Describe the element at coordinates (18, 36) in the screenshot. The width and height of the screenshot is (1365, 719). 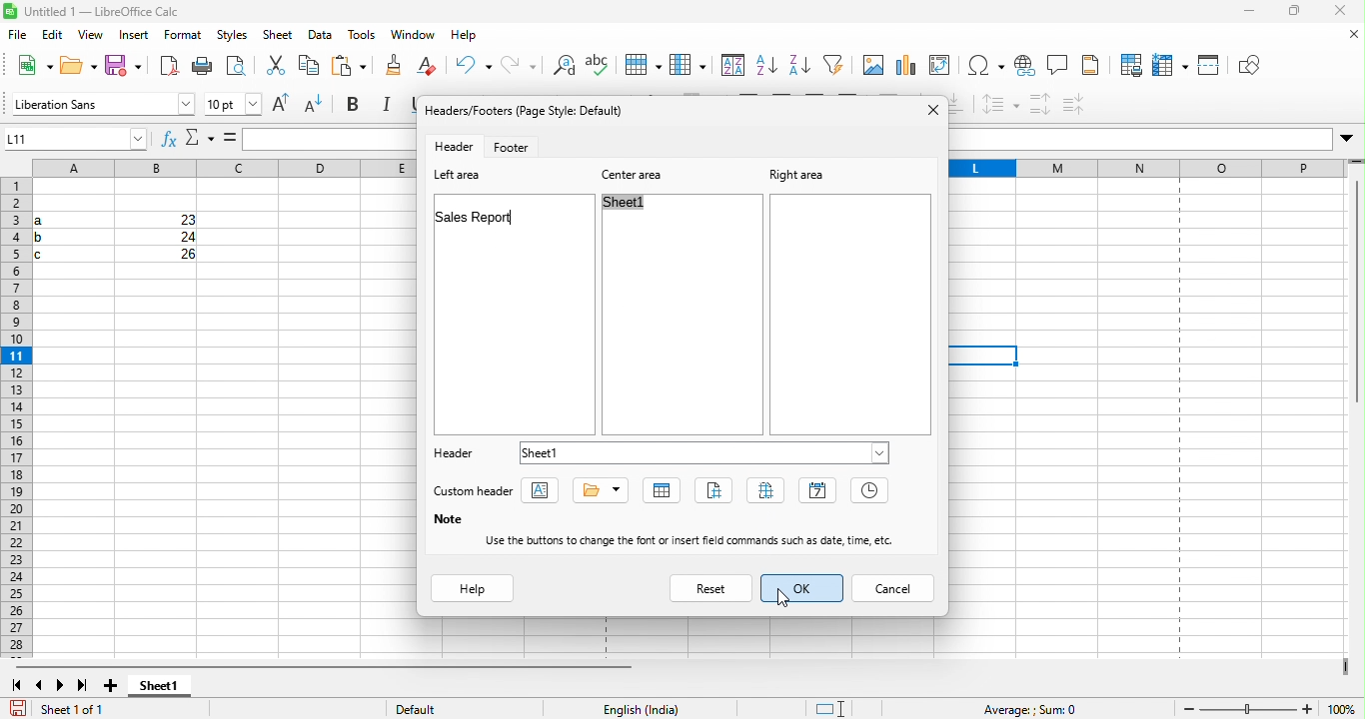
I see `file` at that location.